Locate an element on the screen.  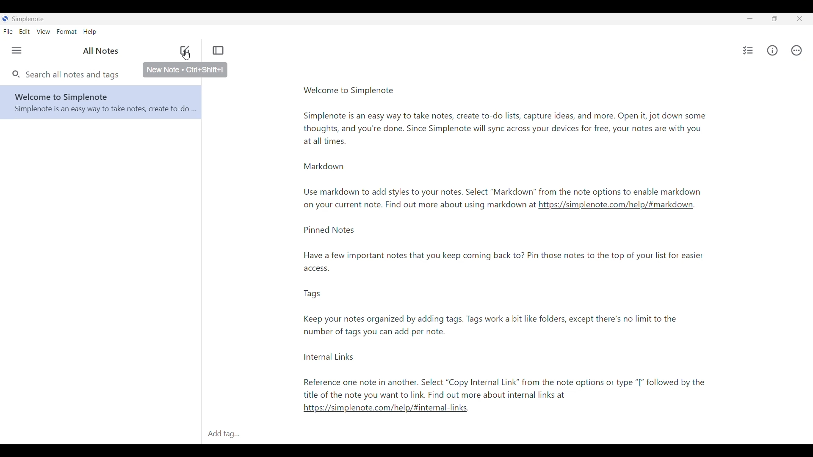
Link2 is located at coordinates (385, 408).